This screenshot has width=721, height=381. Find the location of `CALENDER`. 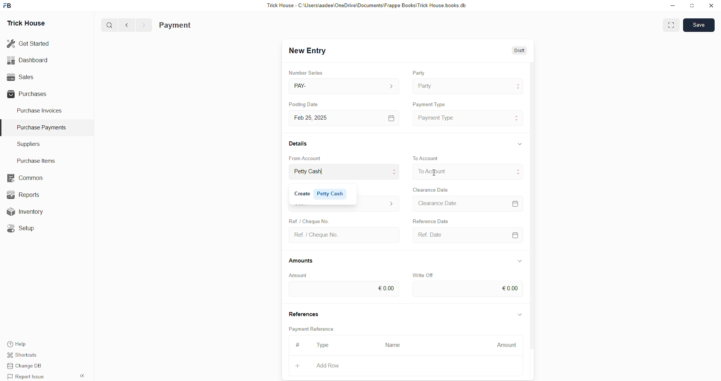

CALENDER is located at coordinates (515, 234).